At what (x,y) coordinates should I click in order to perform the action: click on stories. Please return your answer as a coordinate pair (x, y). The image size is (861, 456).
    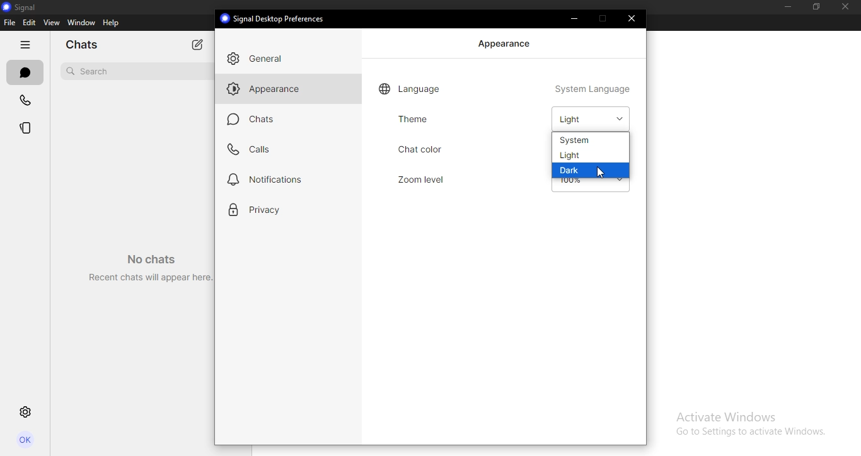
    Looking at the image, I should click on (26, 127).